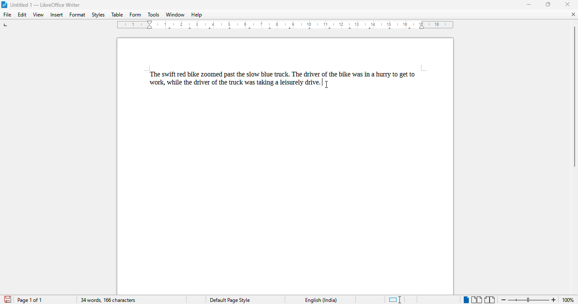  I want to click on single-page view, so click(466, 300).